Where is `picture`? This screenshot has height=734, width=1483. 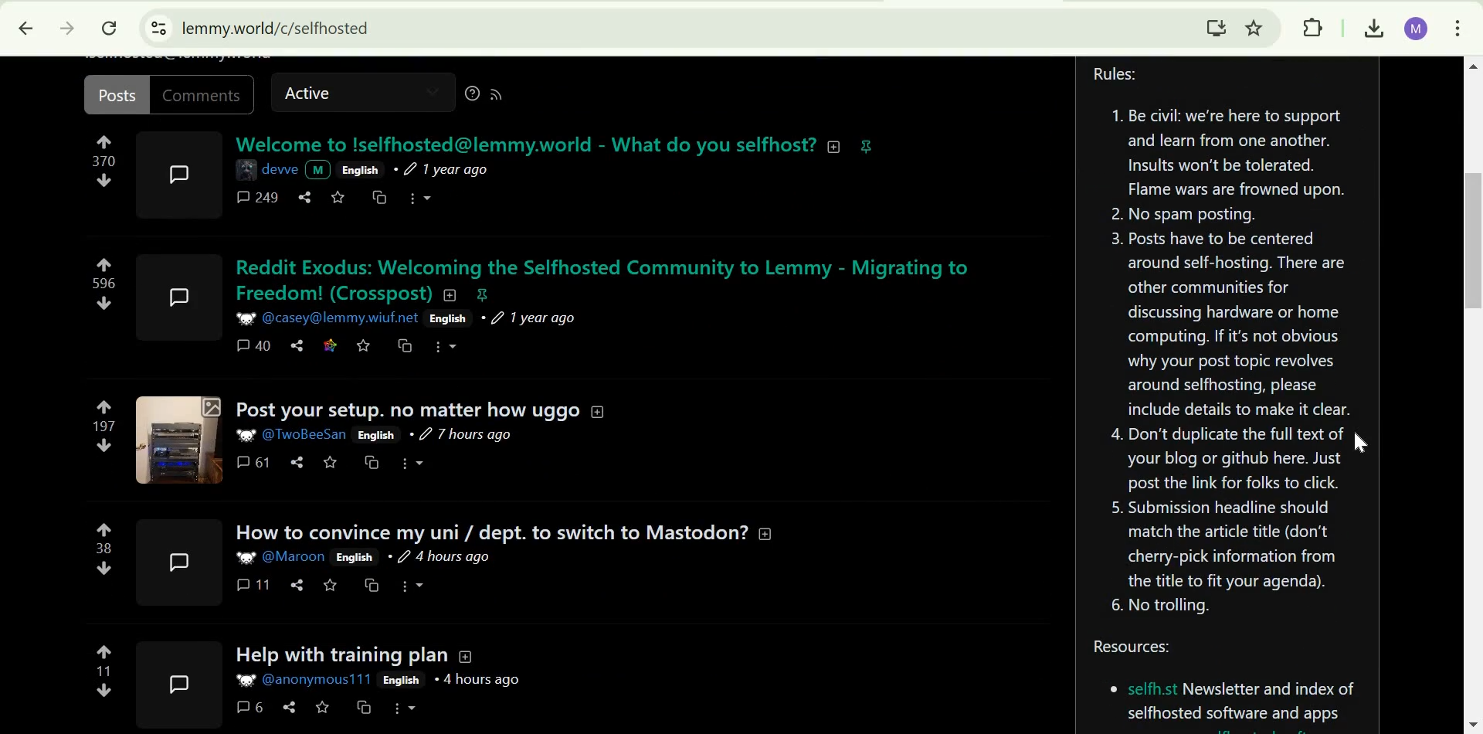
picture is located at coordinates (246, 435).